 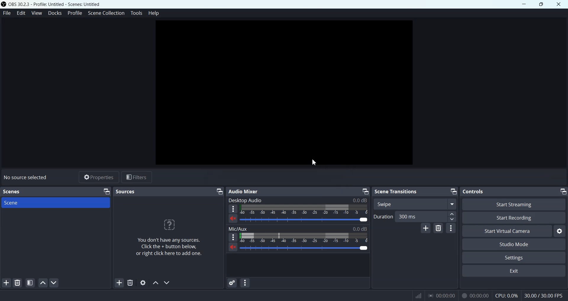 What do you see at coordinates (439, 228) in the screenshot?
I see `Remove configurable transition` at bounding box center [439, 228].